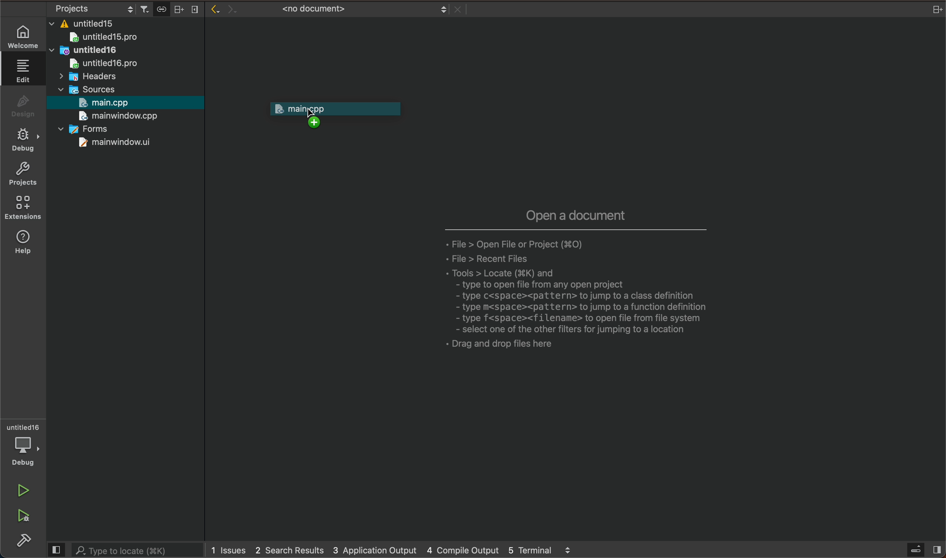 The height and width of the screenshot is (558, 946). What do you see at coordinates (87, 77) in the screenshot?
I see `headers` at bounding box center [87, 77].